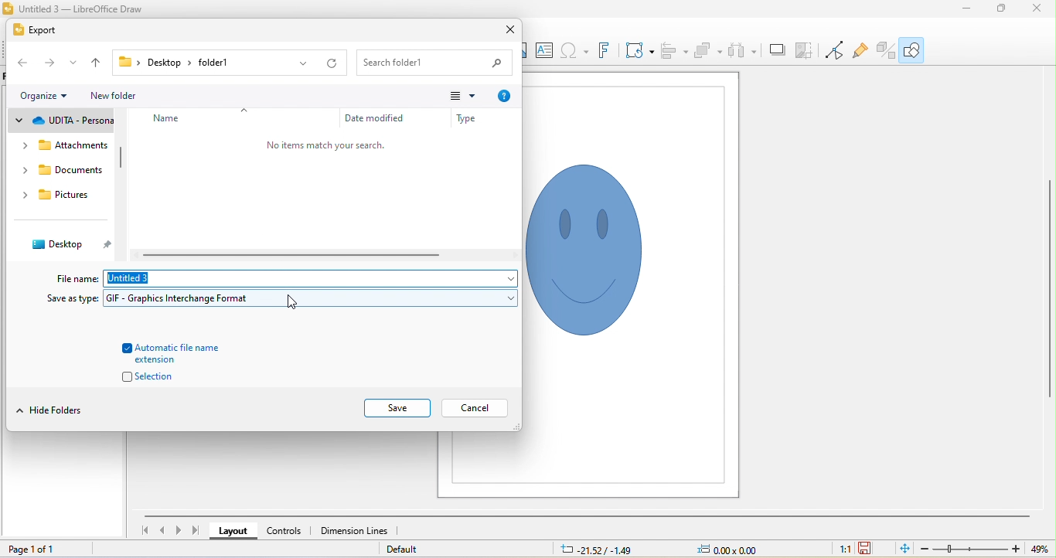 Image resolution: width=1056 pixels, height=558 pixels. What do you see at coordinates (196, 529) in the screenshot?
I see `last ` at bounding box center [196, 529].